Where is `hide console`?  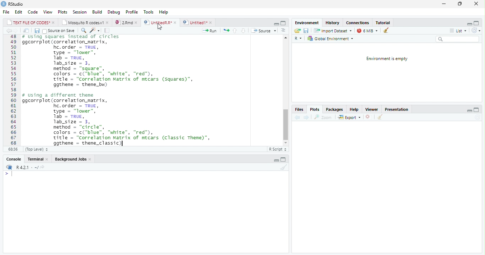 hide console is located at coordinates (478, 23).